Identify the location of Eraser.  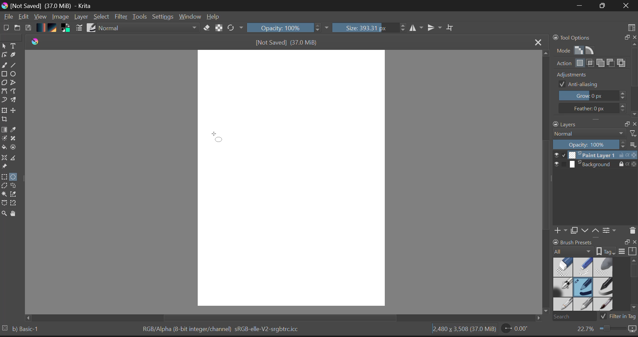
(205, 28).